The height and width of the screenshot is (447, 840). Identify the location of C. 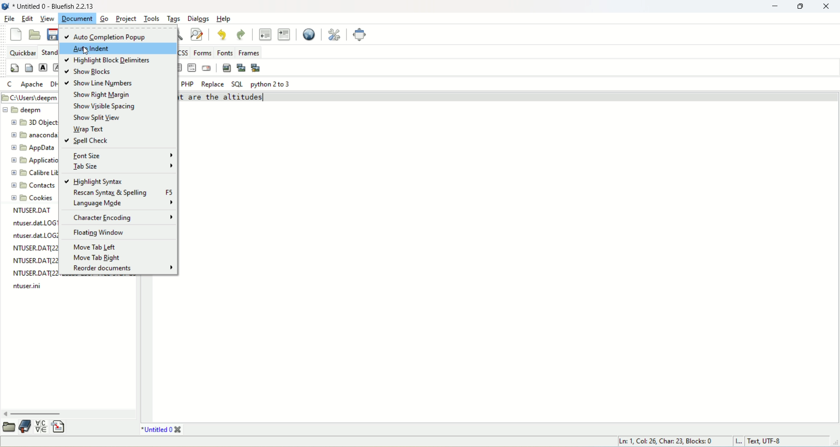
(10, 84).